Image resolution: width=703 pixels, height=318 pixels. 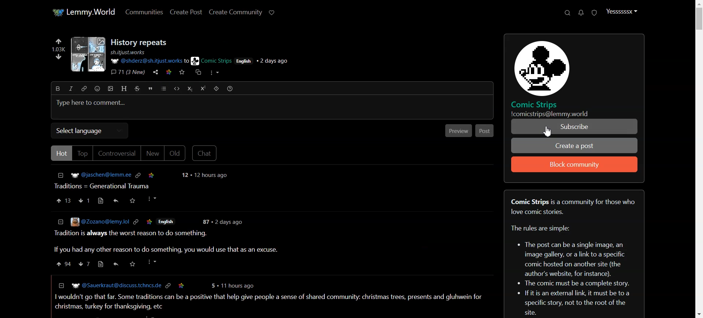 I want to click on Cooment, so click(x=92, y=200).